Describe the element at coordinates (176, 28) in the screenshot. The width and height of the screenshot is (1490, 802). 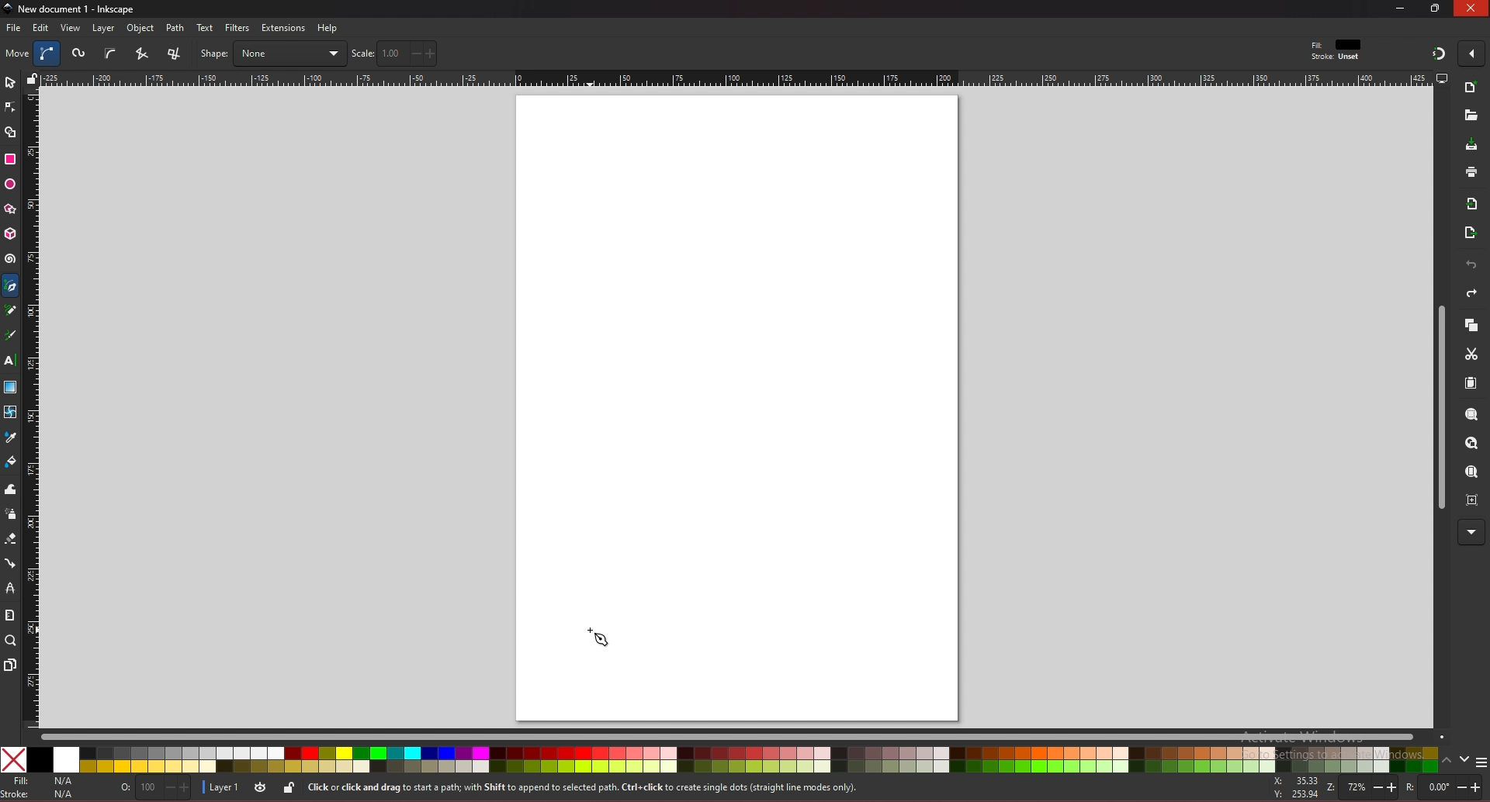
I see `path` at that location.